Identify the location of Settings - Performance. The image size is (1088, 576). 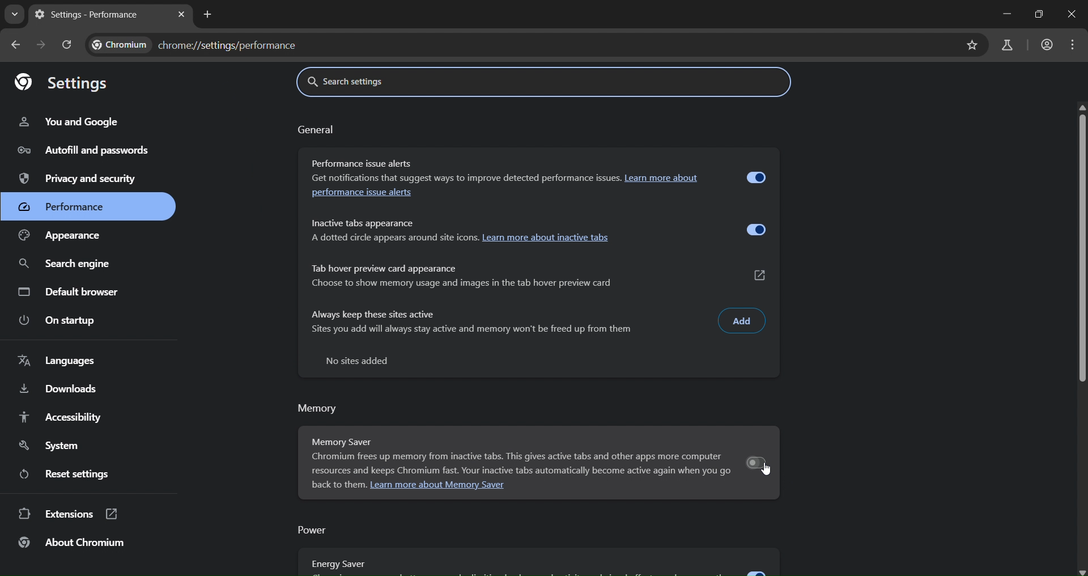
(96, 15).